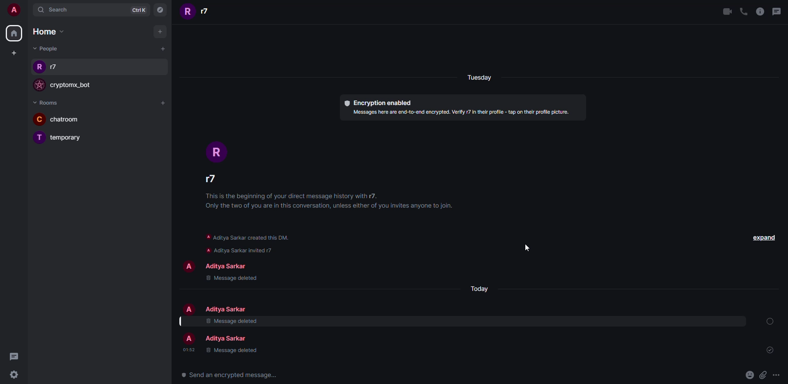 The image size is (788, 384). I want to click on day, so click(475, 290).